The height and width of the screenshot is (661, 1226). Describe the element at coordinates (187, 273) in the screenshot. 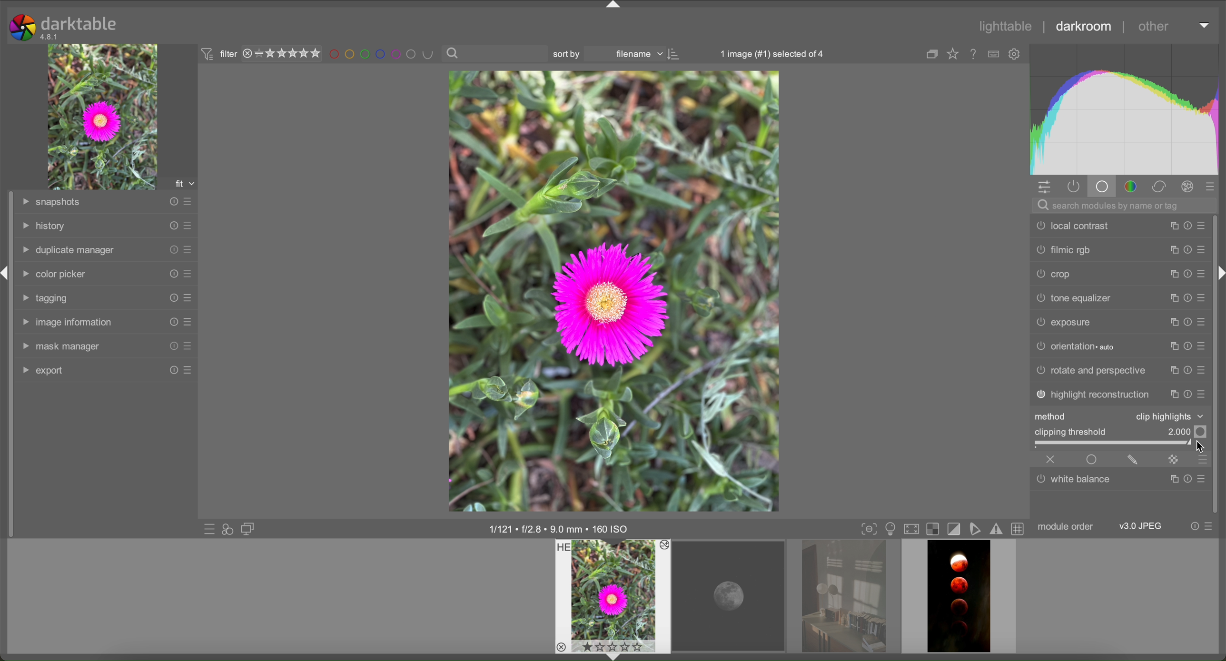

I see `presets` at that location.